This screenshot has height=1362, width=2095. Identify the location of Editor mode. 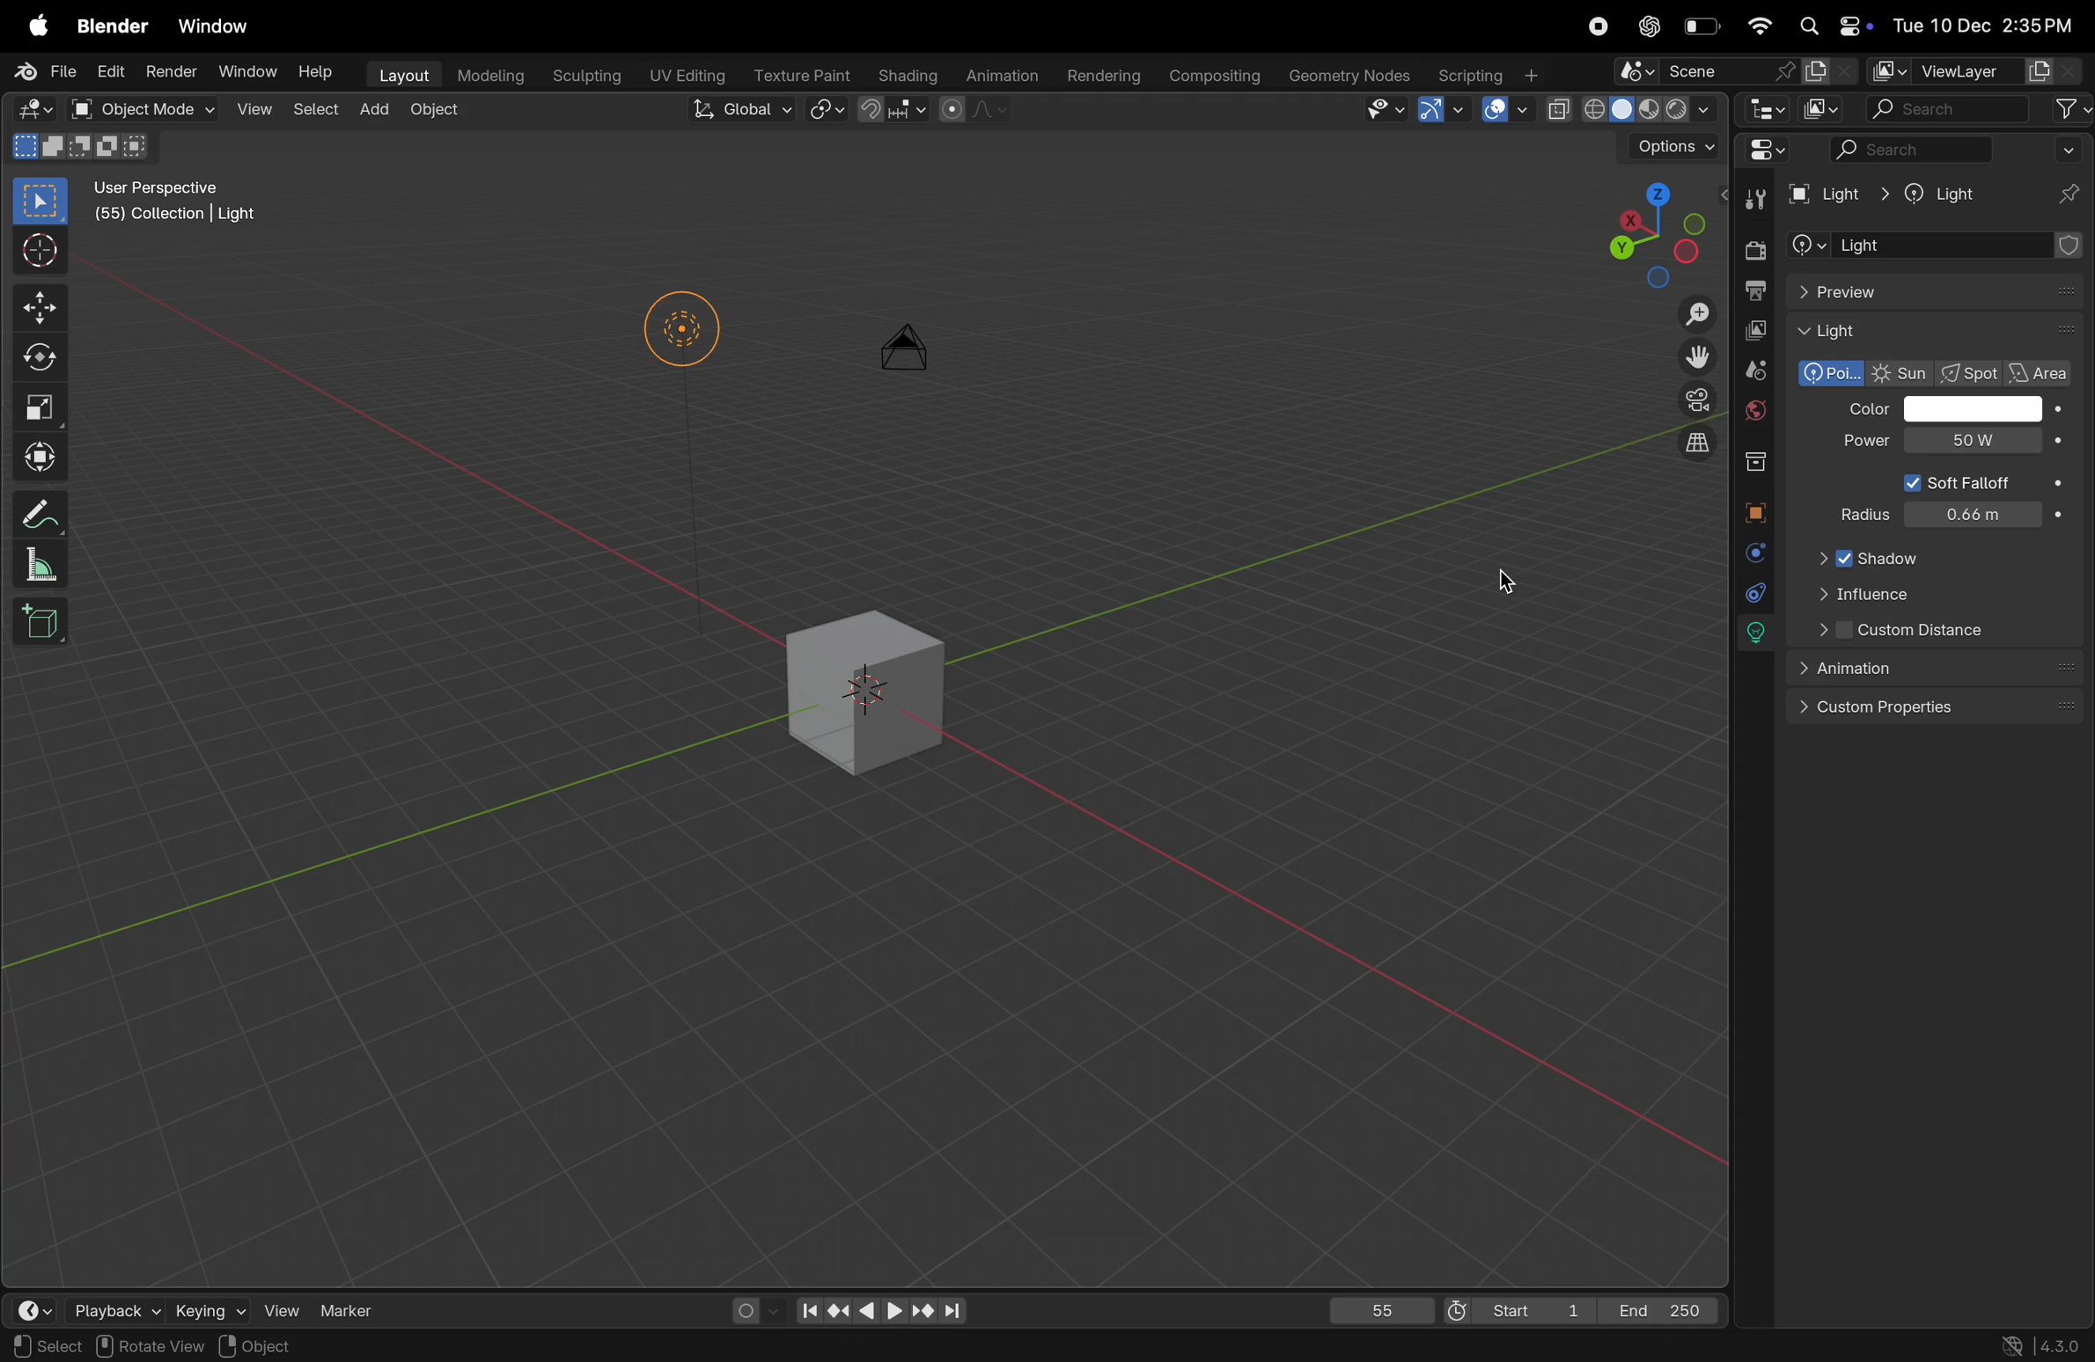
(34, 109).